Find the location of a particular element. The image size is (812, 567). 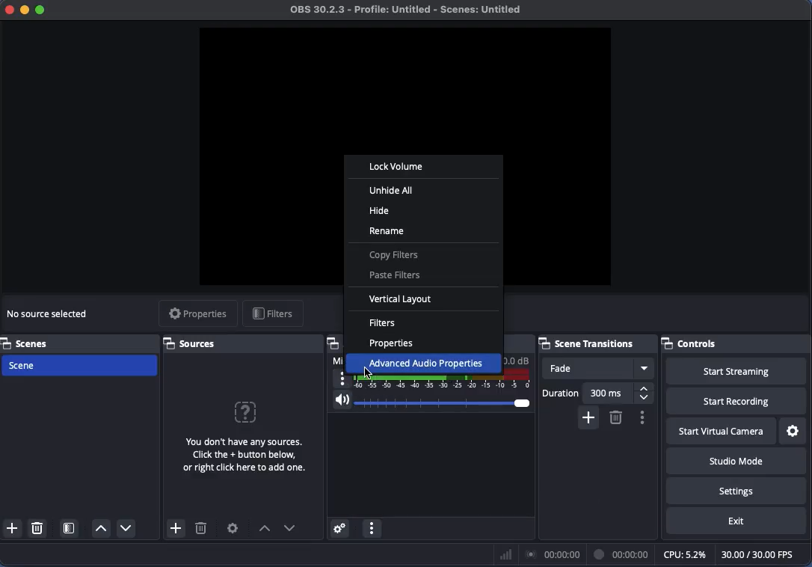

Audio mixer menu is located at coordinates (372, 529).